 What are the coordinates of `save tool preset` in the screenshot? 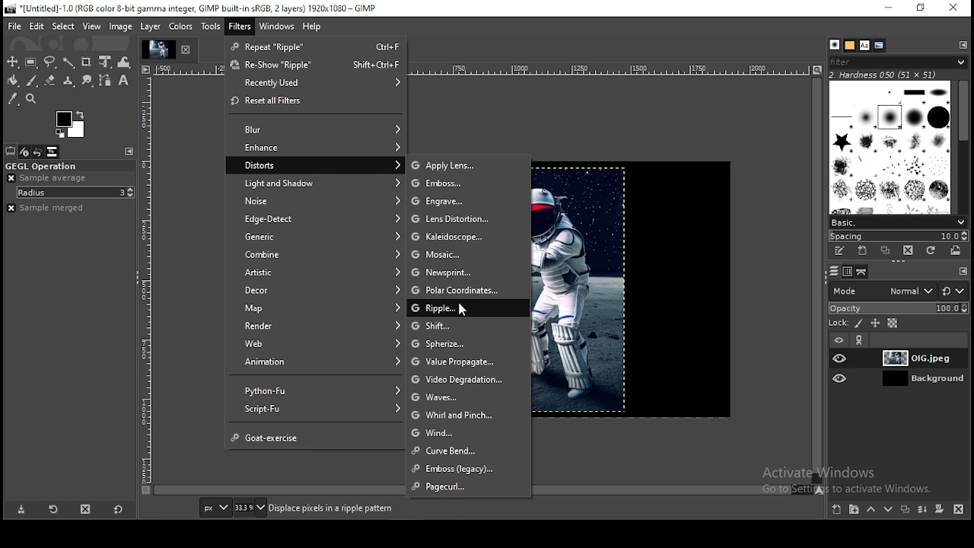 It's located at (23, 511).